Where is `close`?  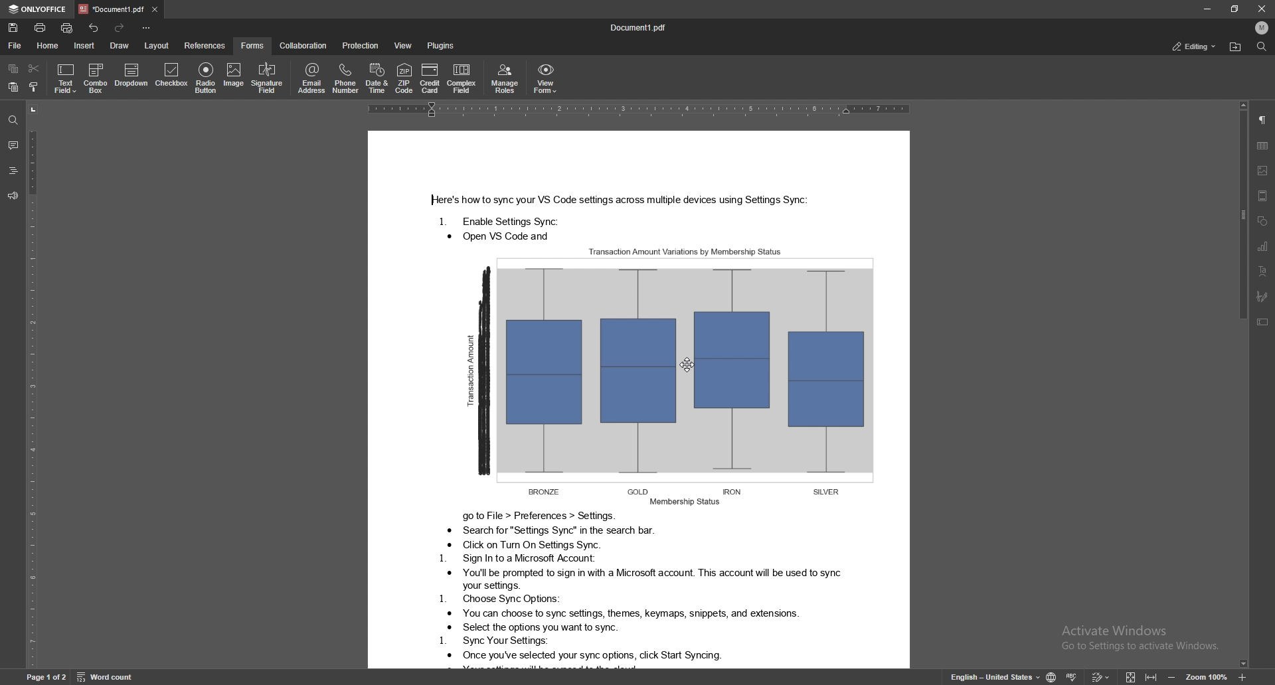
close is located at coordinates (1262, 9).